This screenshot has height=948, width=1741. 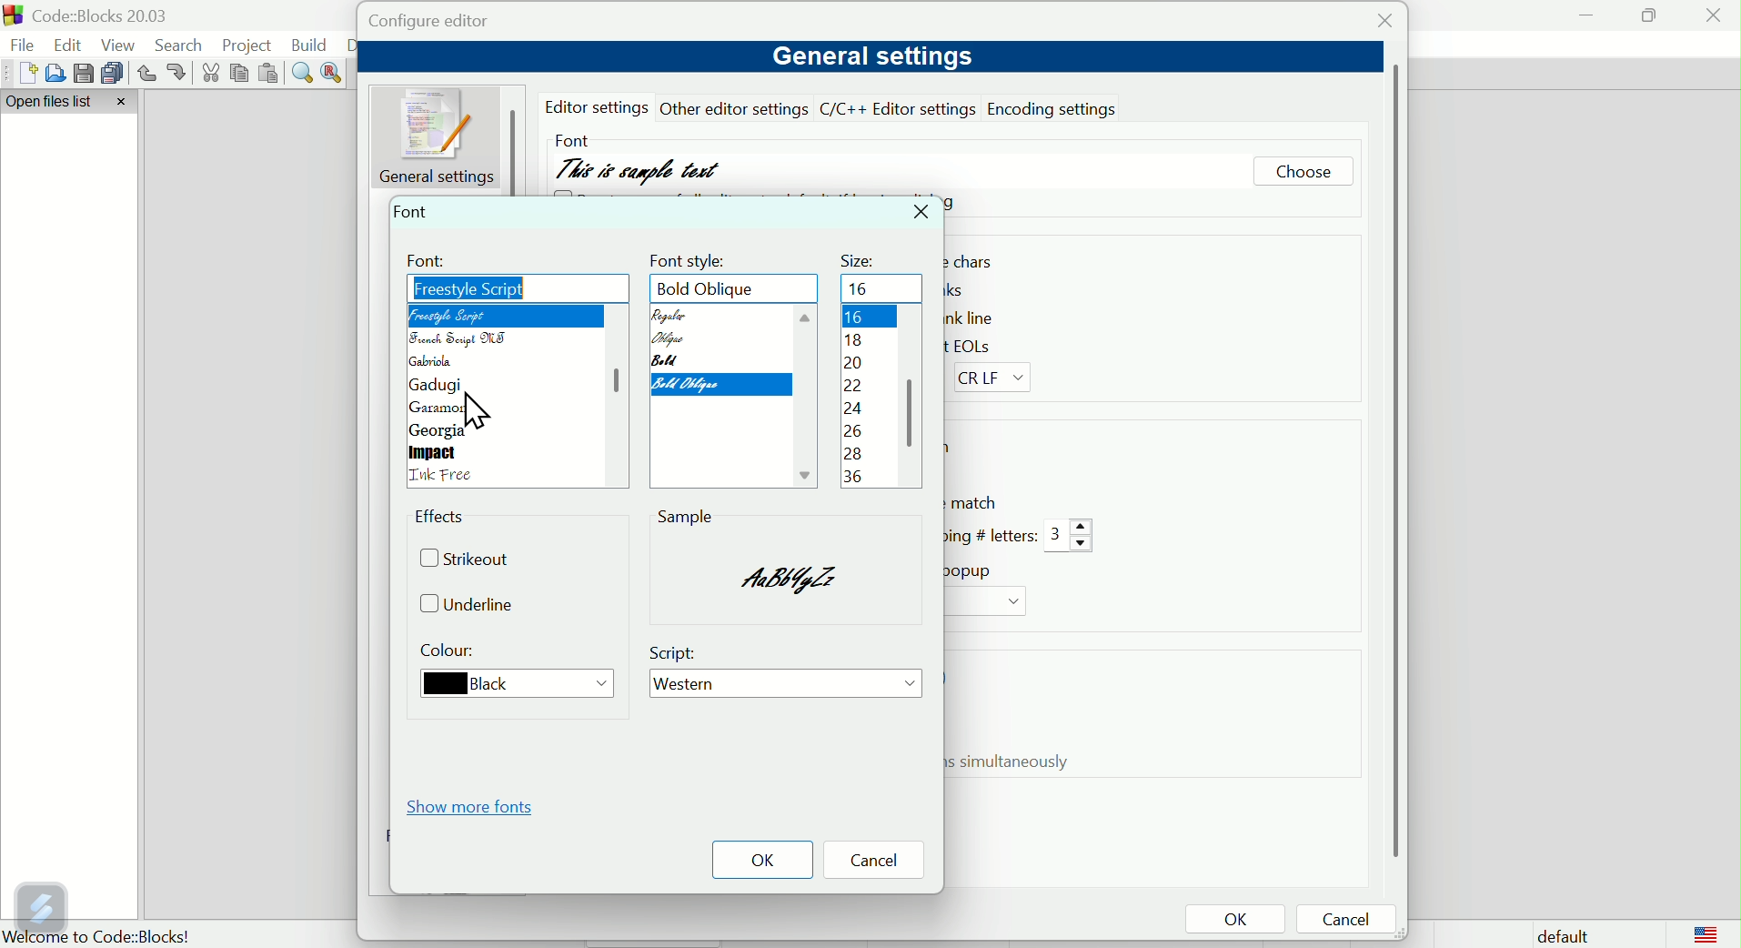 I want to click on Strike out, so click(x=472, y=561).